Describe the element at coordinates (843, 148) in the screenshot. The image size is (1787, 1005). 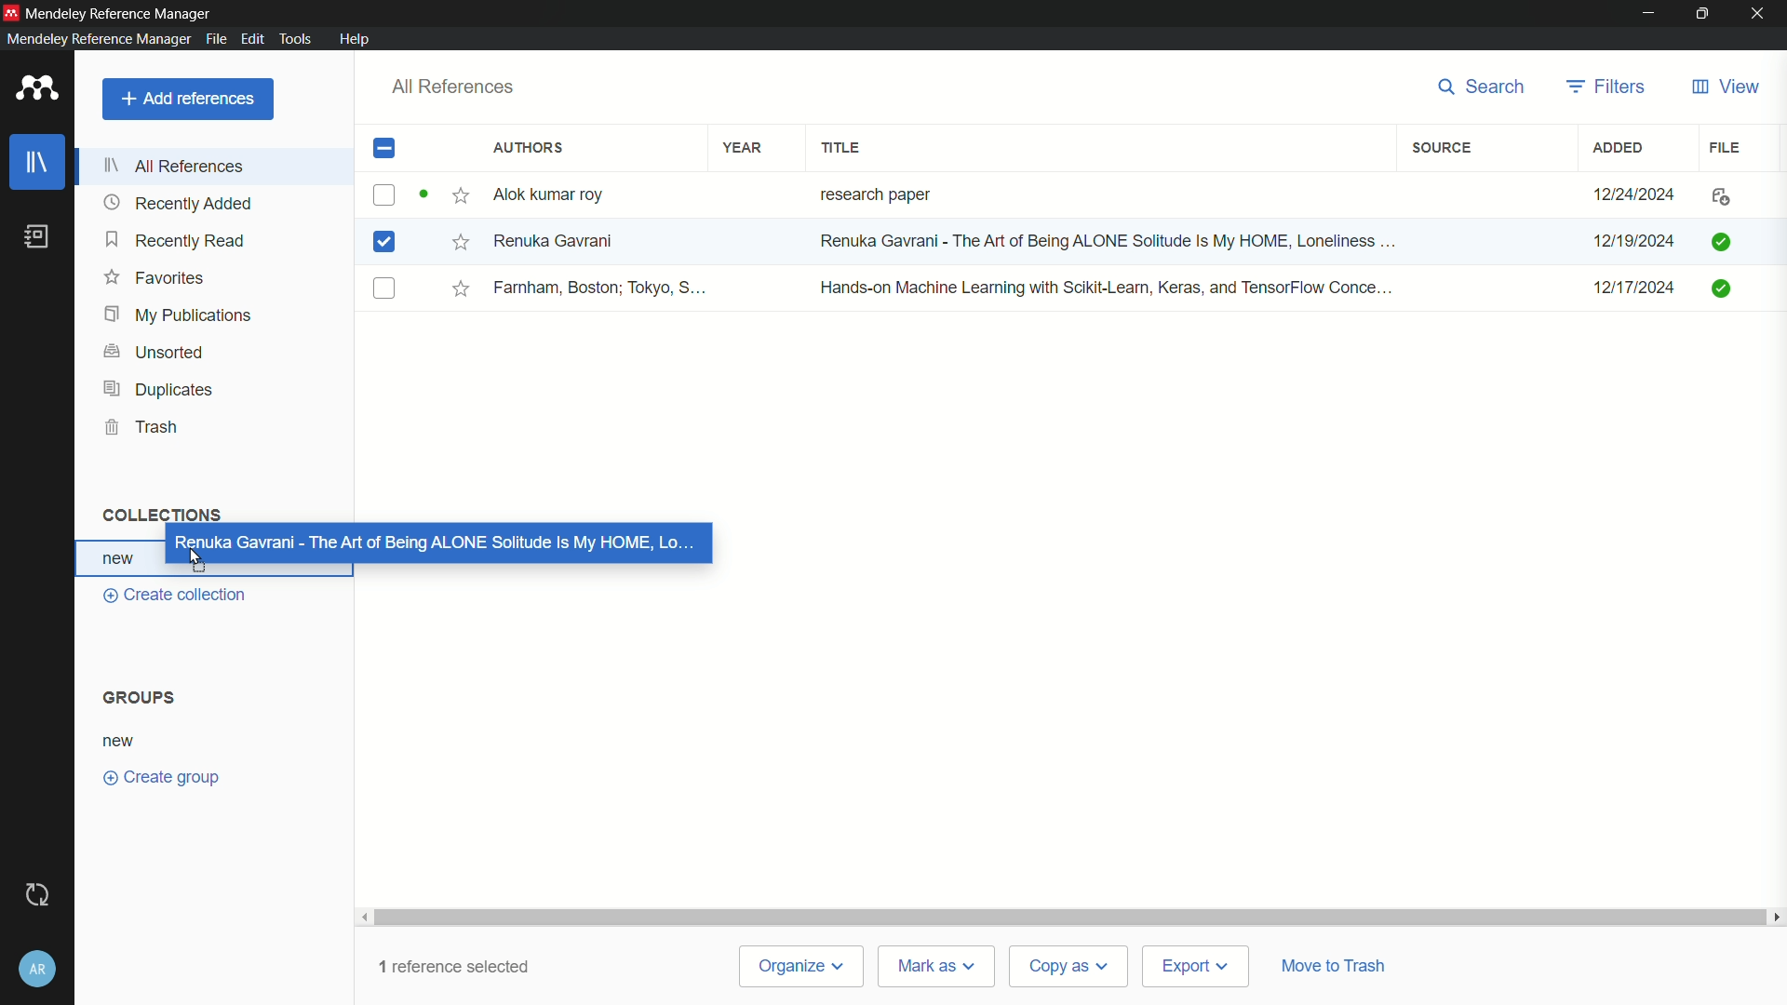
I see `title` at that location.